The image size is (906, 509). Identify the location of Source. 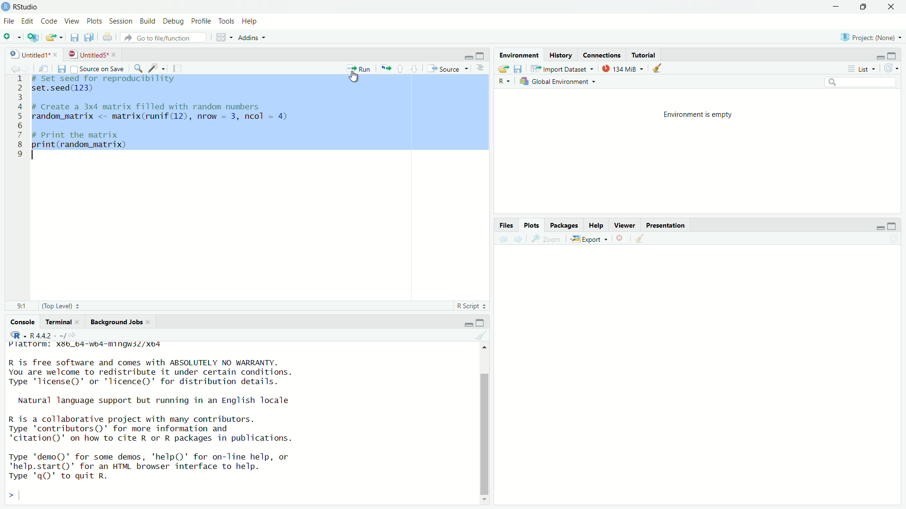
(449, 67).